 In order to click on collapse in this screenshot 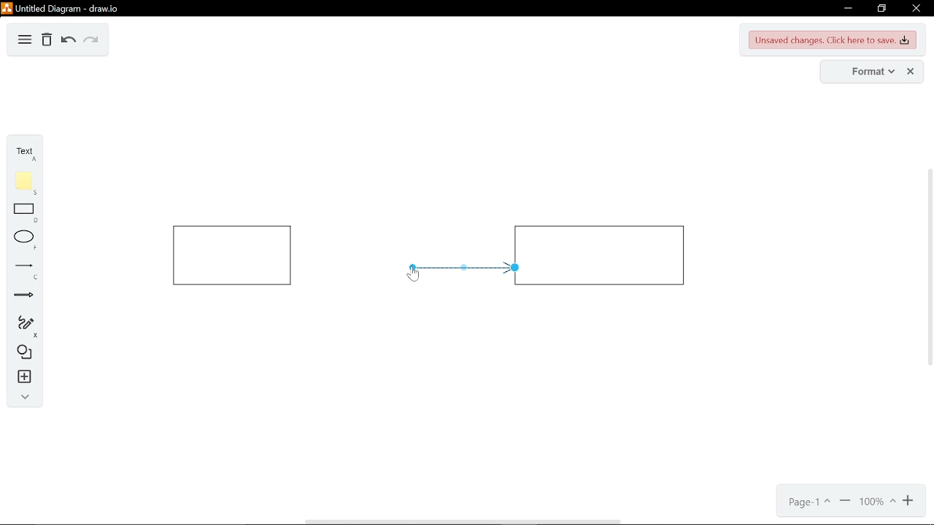, I will do `click(24, 397)`.